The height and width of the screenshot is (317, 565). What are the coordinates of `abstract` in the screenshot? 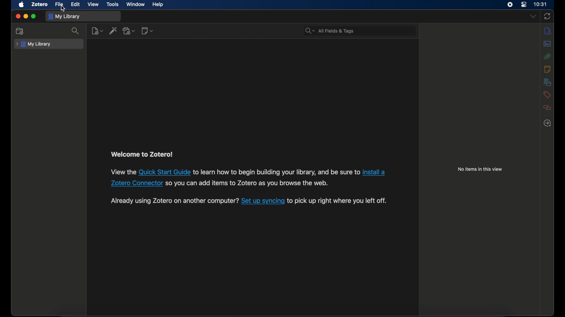 It's located at (547, 44).